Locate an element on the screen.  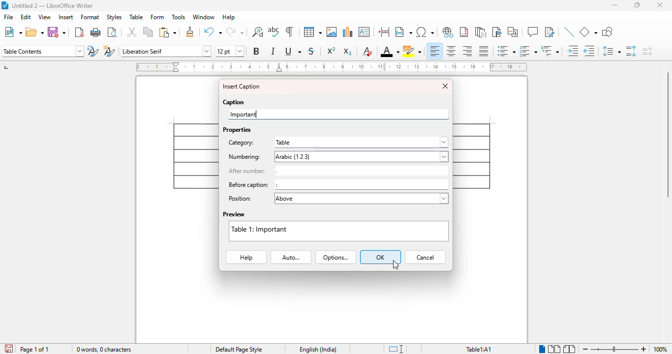
logo is located at coordinates (5, 5).